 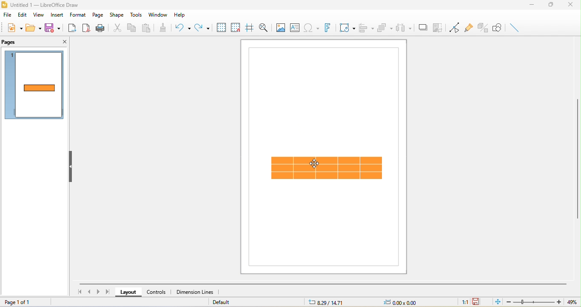 I want to click on open, so click(x=35, y=28).